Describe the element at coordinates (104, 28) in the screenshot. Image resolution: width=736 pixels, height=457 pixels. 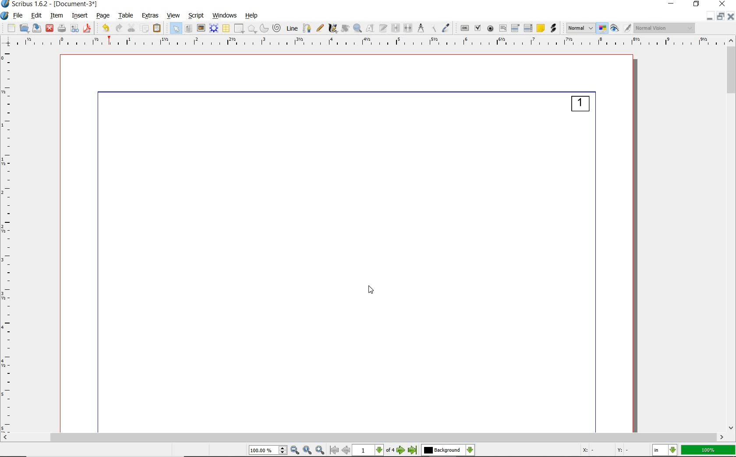
I see `undo` at that location.